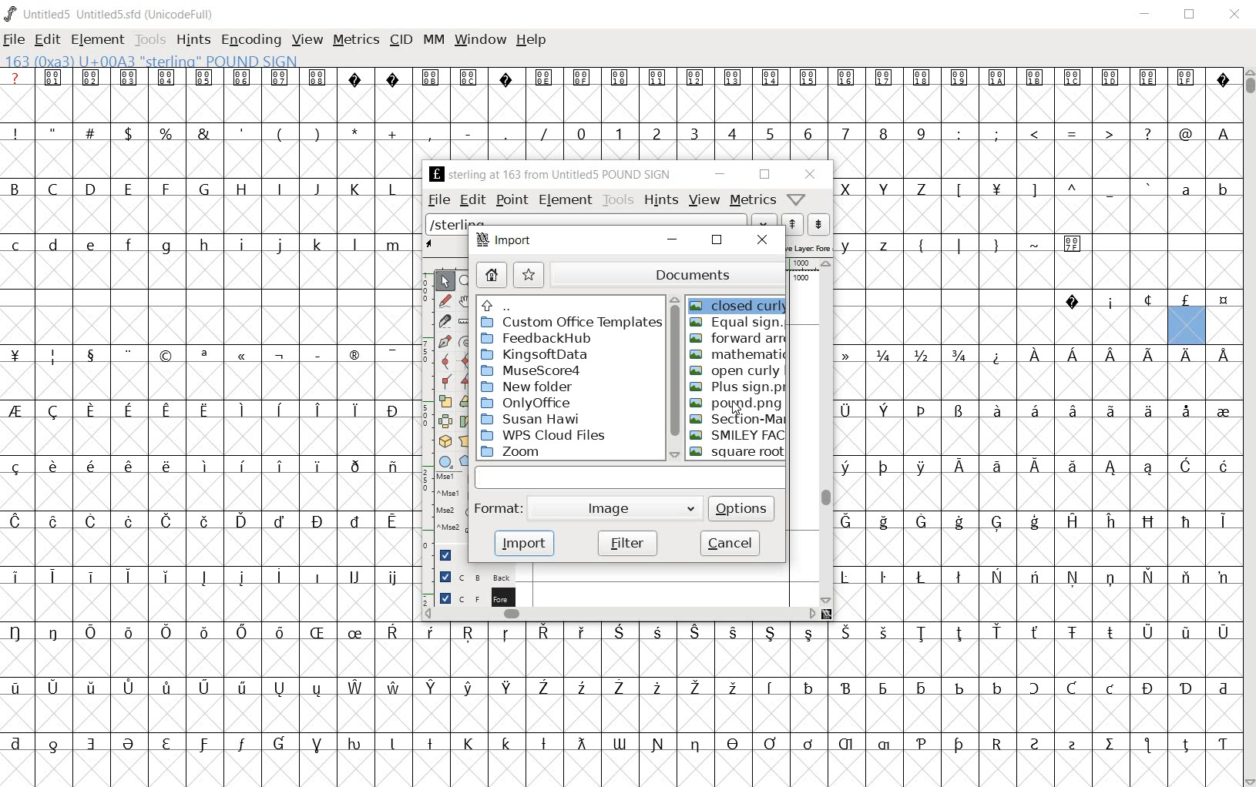  What do you see at coordinates (1110, 522) in the screenshot?
I see `Symbol` at bounding box center [1110, 522].